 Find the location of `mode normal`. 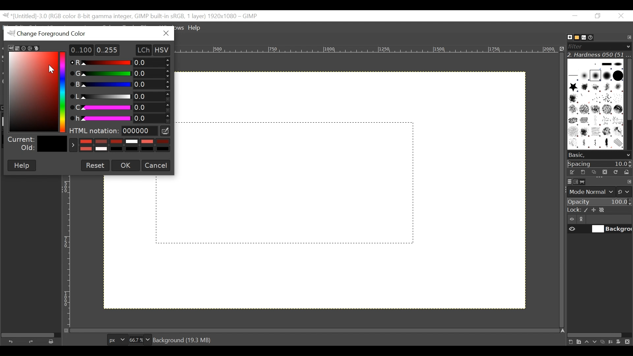

mode normal is located at coordinates (599, 191).